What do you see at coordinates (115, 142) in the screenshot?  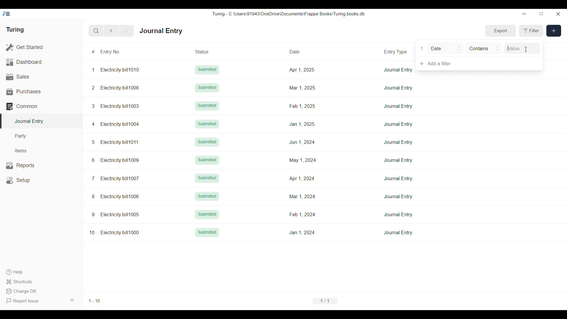 I see `5 Electricity bill1011` at bounding box center [115, 142].